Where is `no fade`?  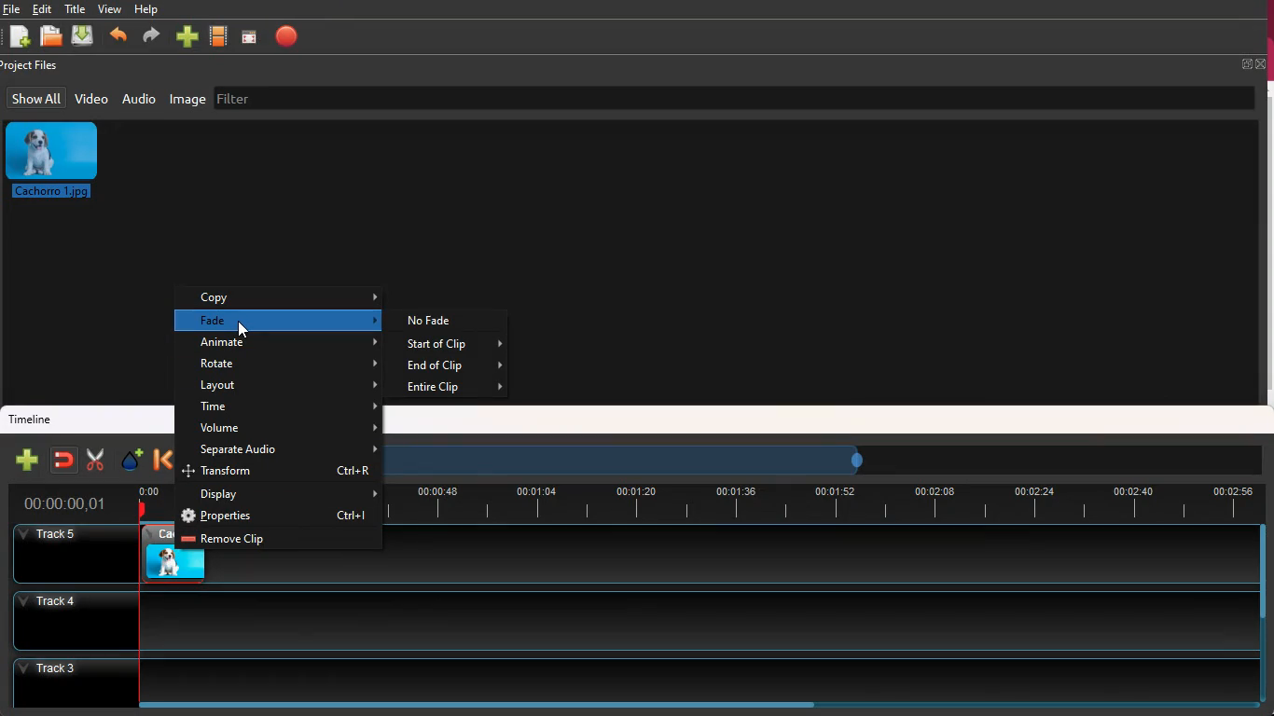
no fade is located at coordinates (442, 320).